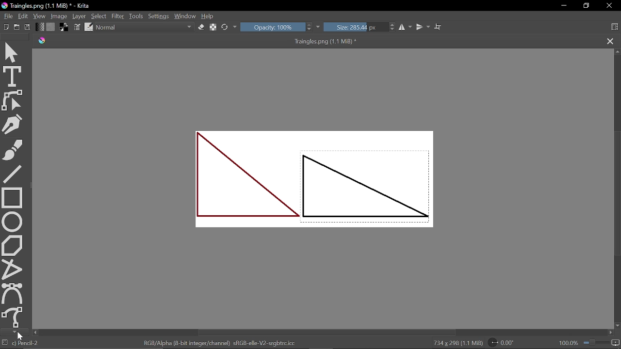 Image resolution: width=621 pixels, height=349 pixels. Describe the element at coordinates (13, 332) in the screenshot. I see `Move down in tools` at that location.